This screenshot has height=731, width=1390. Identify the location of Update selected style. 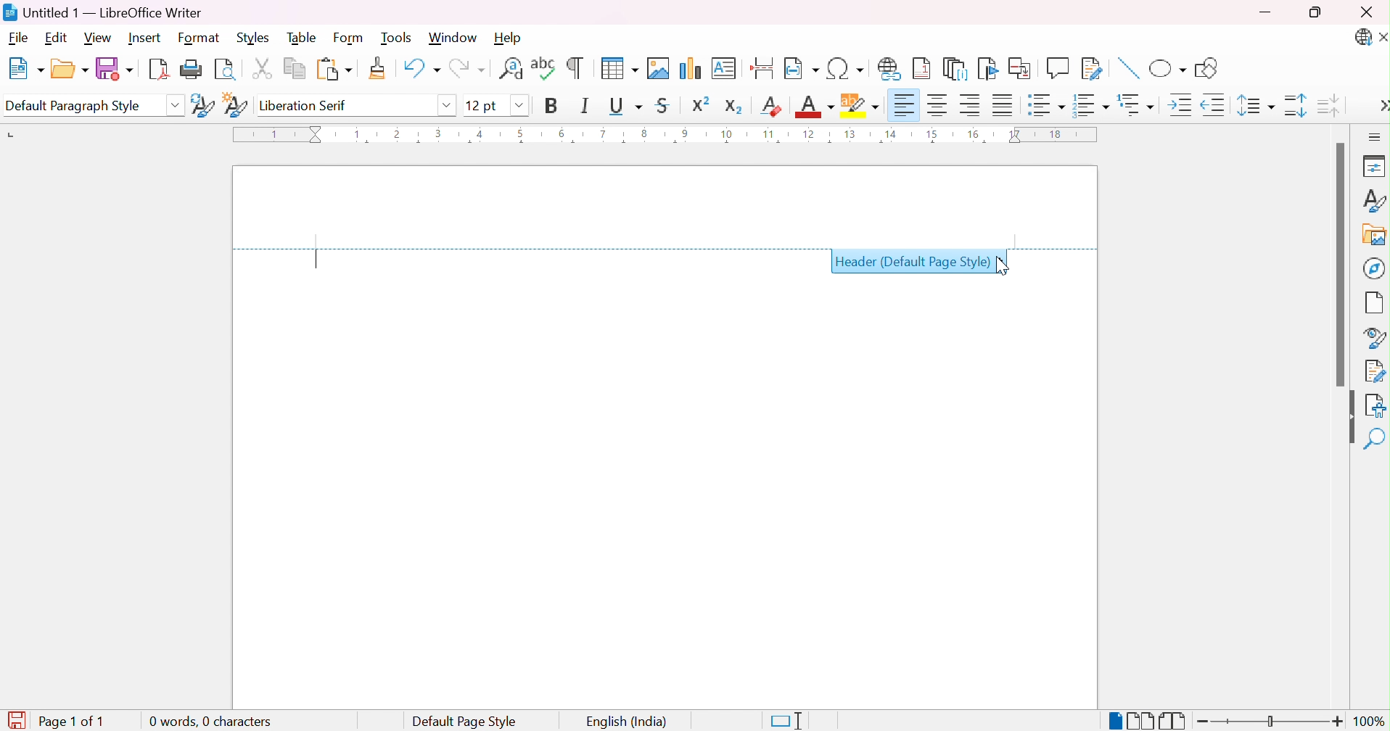
(202, 106).